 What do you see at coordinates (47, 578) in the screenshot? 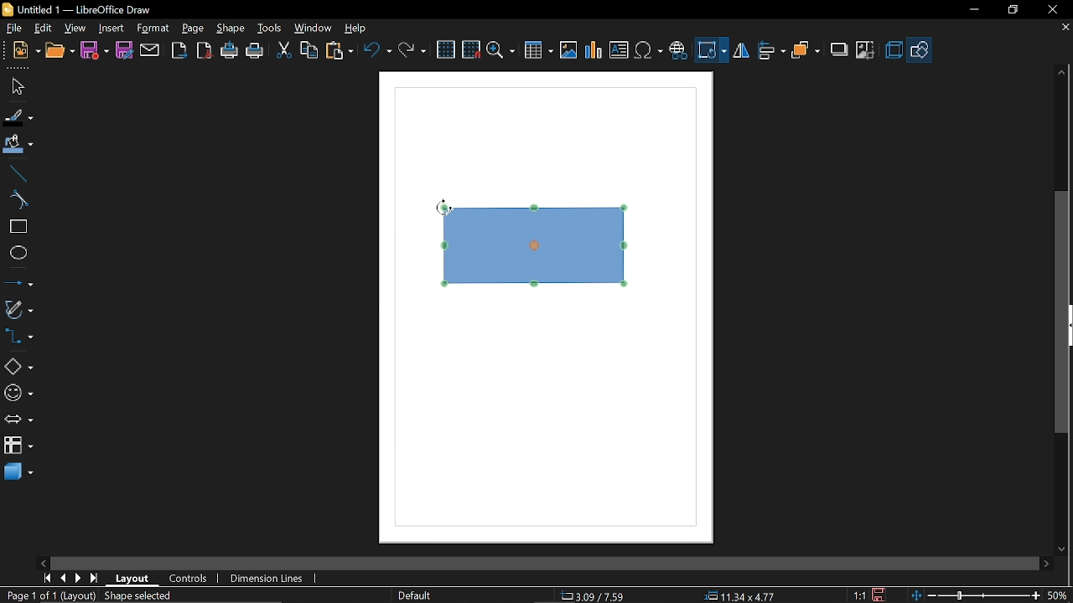
I see `Go to first page ` at bounding box center [47, 578].